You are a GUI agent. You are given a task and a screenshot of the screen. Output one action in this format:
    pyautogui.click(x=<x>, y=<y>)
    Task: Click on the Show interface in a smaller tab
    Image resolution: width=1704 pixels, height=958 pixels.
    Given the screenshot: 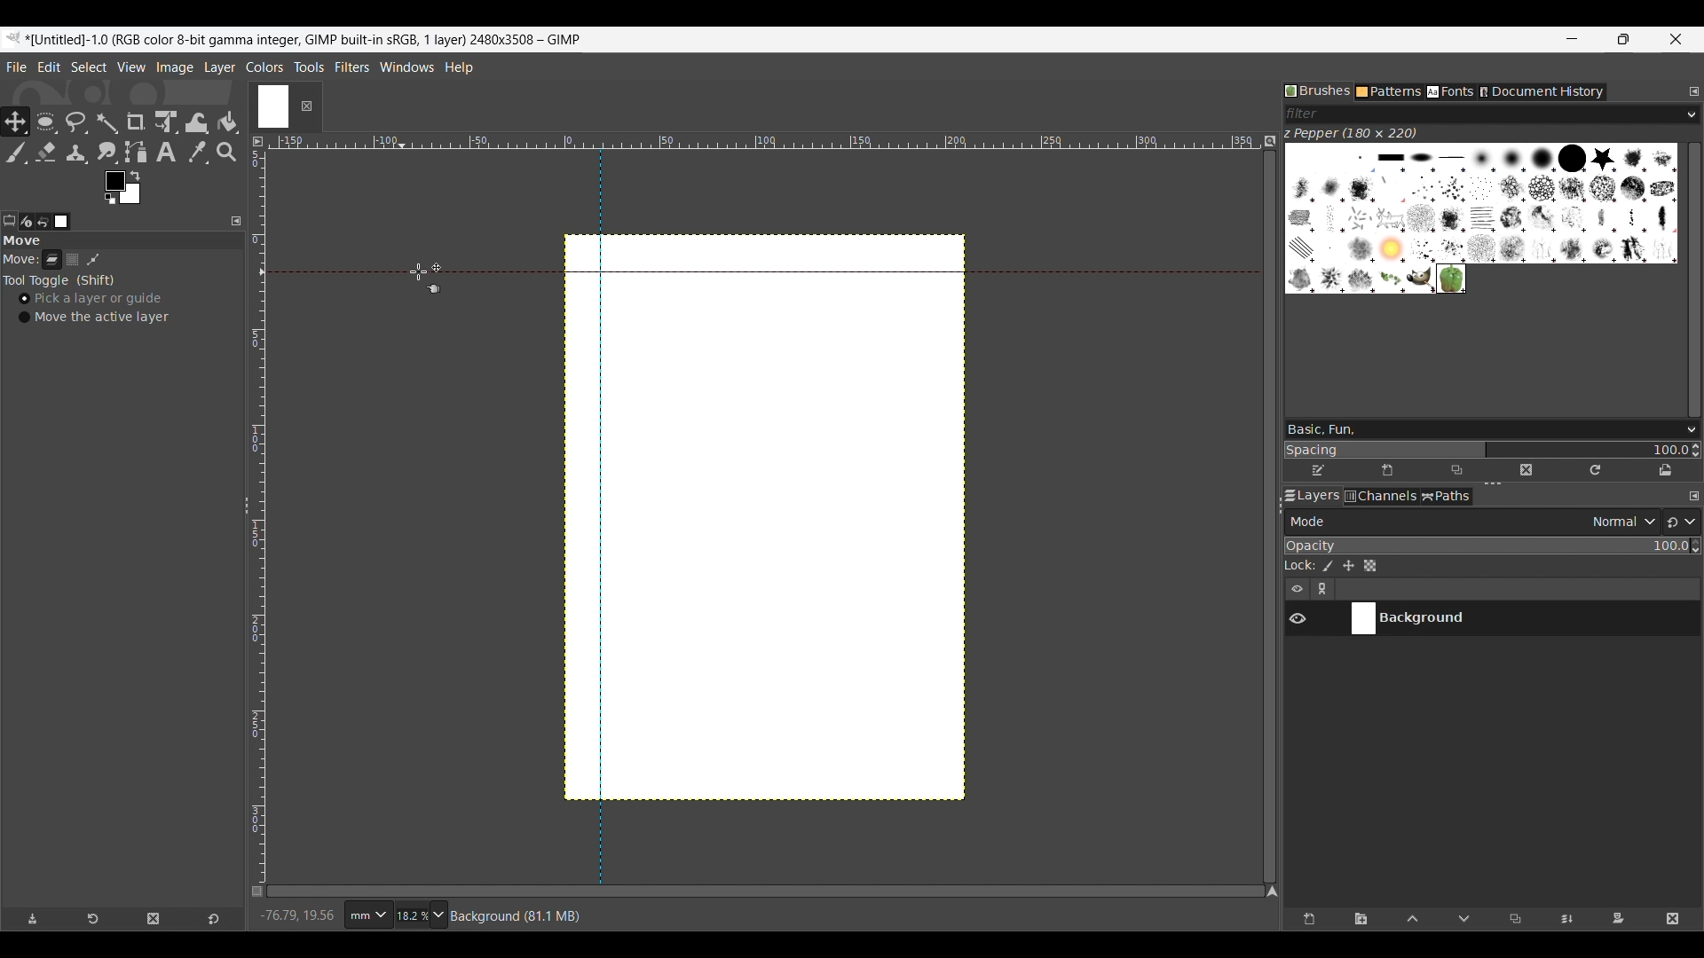 What is the action you would take?
    pyautogui.click(x=1623, y=39)
    